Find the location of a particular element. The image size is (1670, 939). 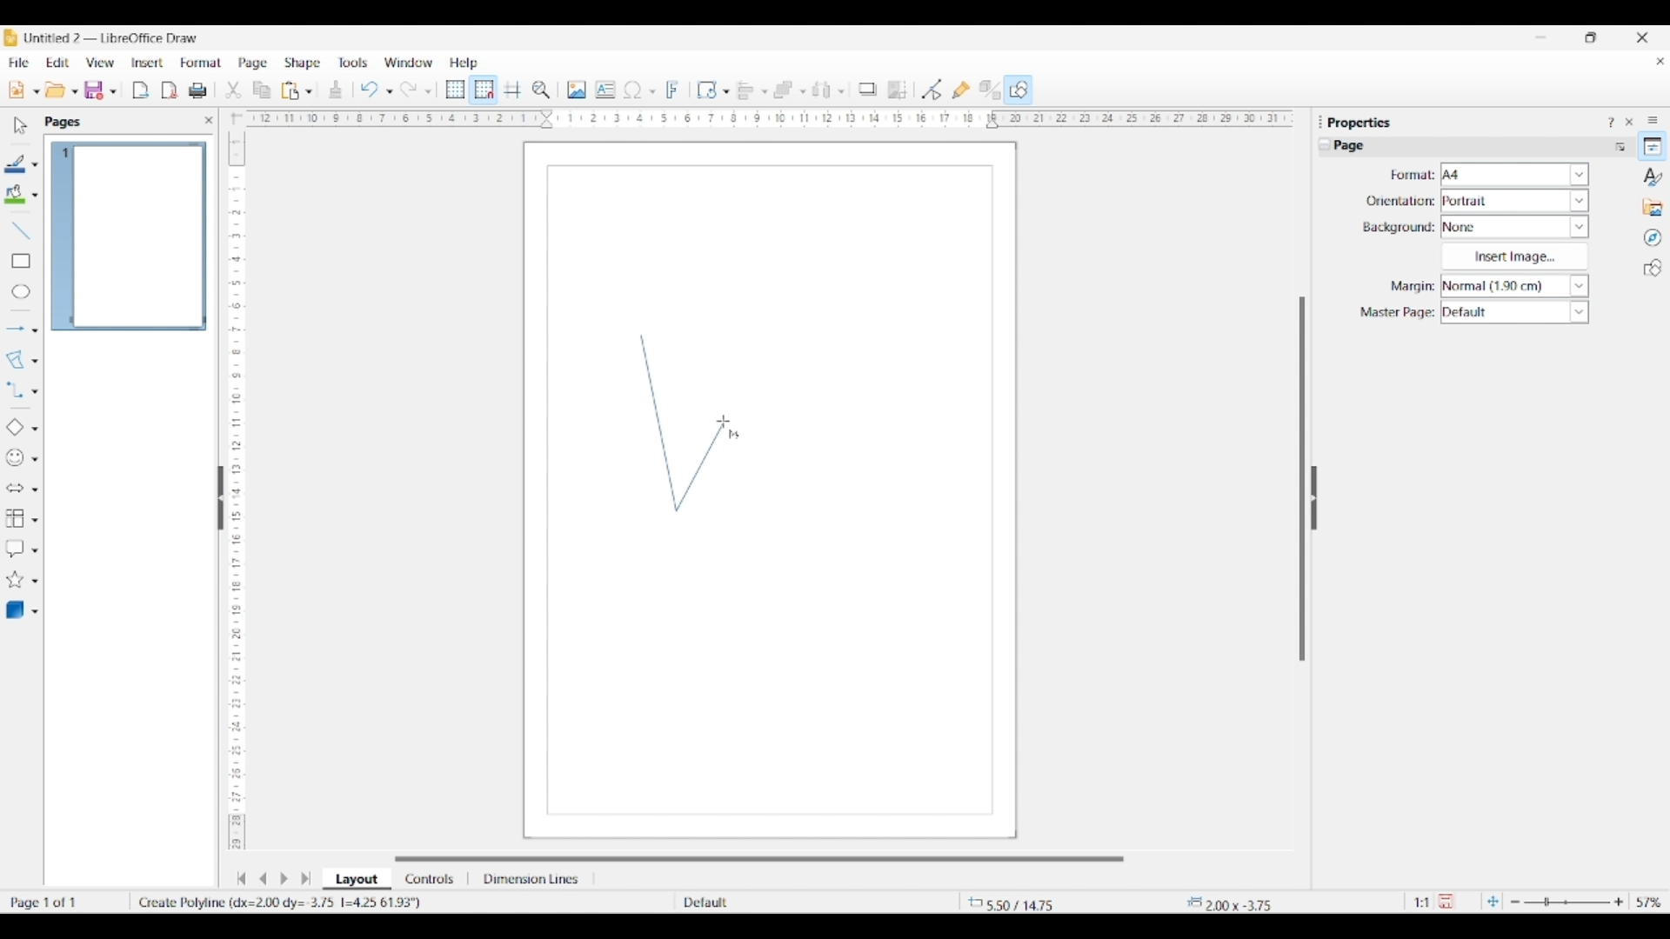

Open document options is located at coordinates (74, 92).